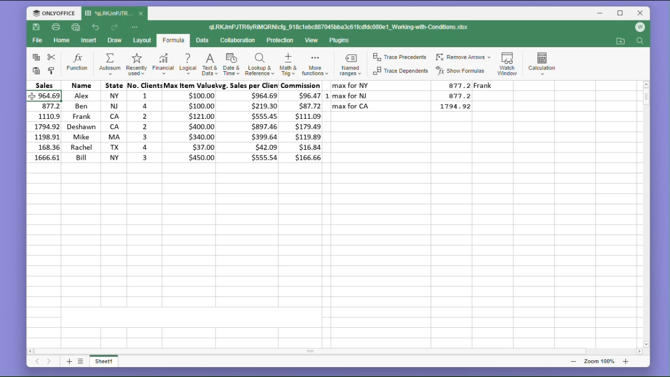  Describe the element at coordinates (63, 43) in the screenshot. I see `home` at that location.